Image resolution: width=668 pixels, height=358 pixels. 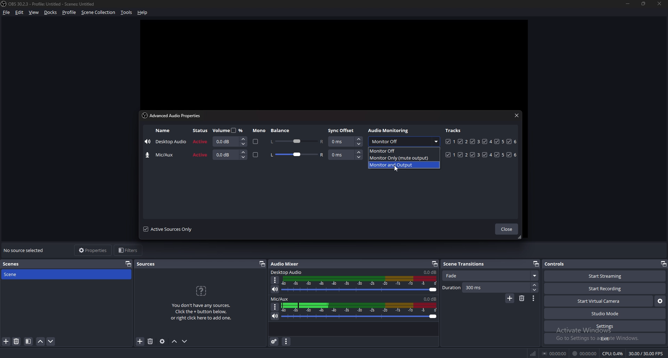 I want to click on active, so click(x=201, y=141).